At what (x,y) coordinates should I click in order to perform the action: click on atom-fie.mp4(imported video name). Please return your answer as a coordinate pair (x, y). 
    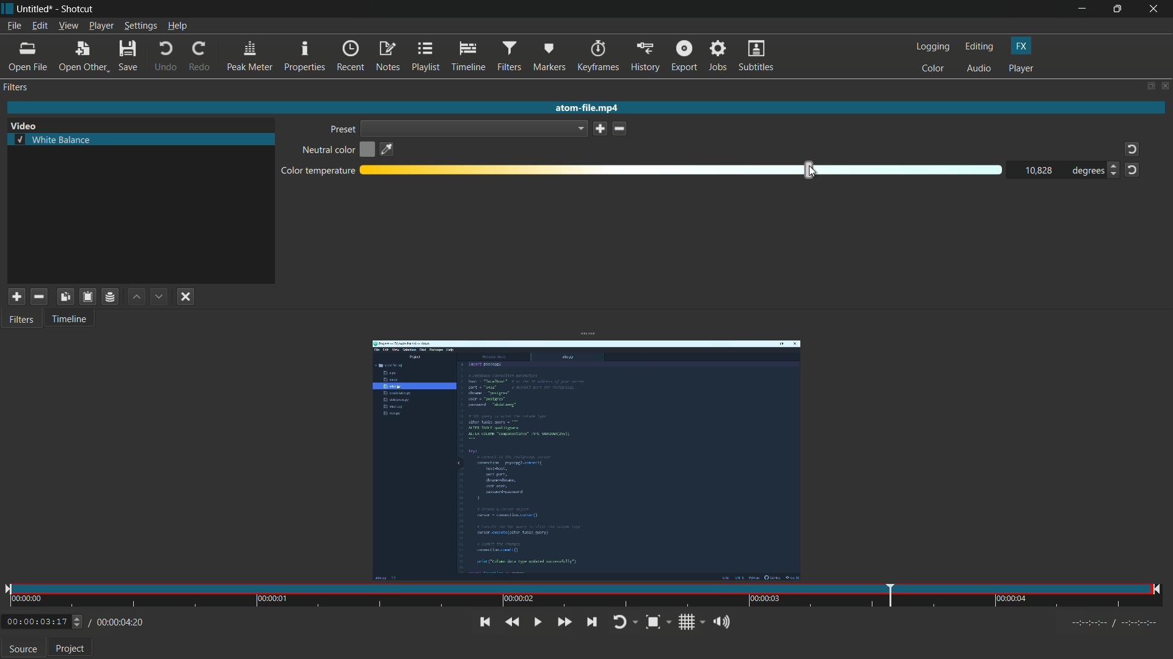
    Looking at the image, I should click on (584, 108).